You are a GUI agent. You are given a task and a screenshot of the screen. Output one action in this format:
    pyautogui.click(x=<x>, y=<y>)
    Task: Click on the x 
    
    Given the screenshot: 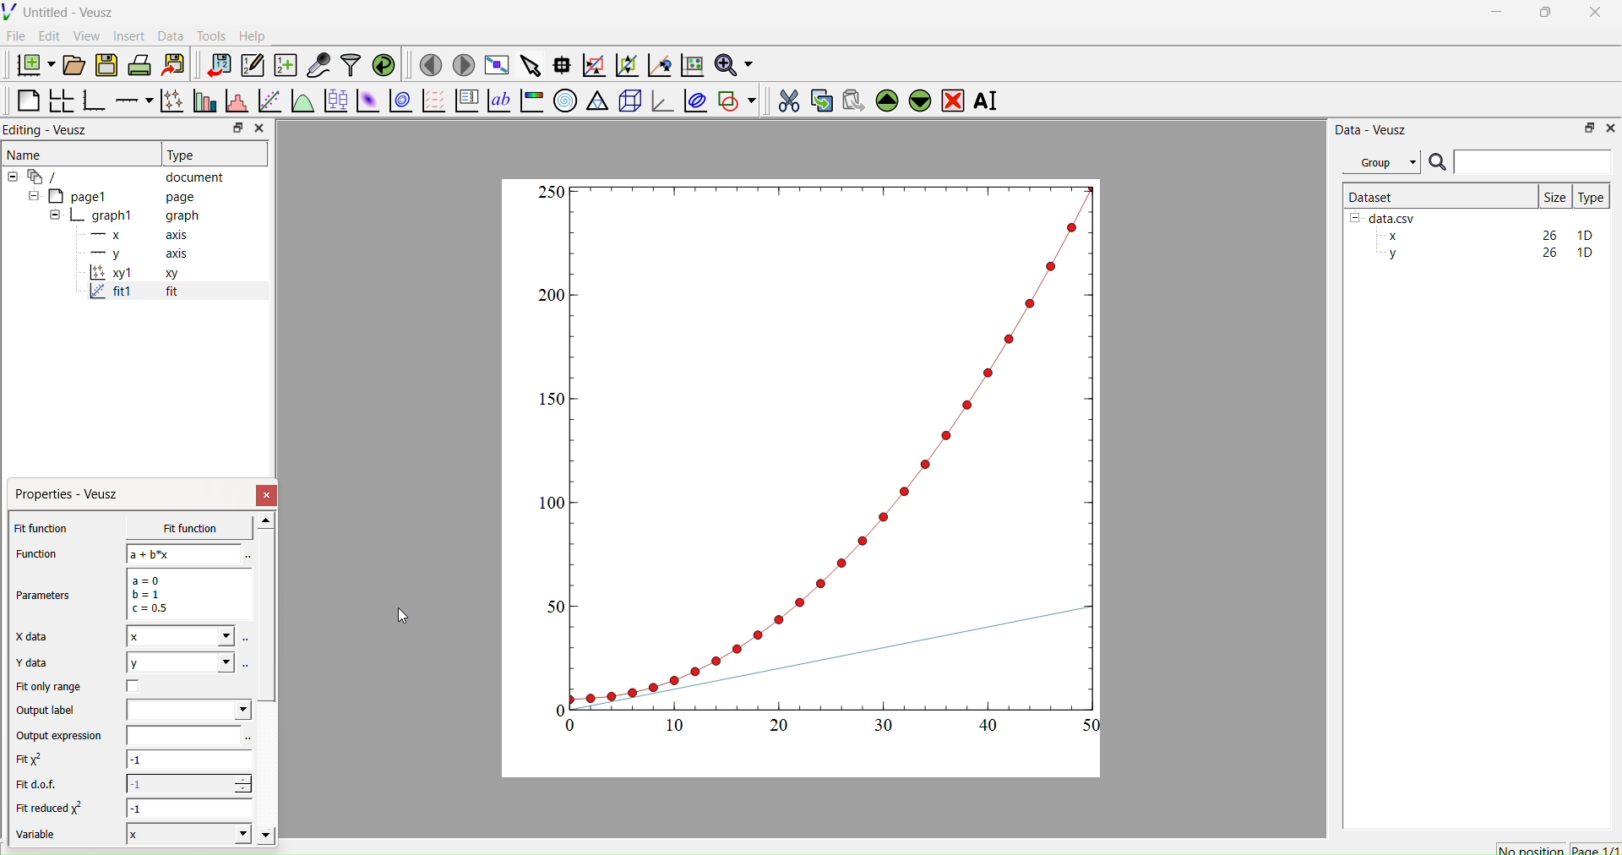 What is the action you would take?
    pyautogui.click(x=180, y=636)
    